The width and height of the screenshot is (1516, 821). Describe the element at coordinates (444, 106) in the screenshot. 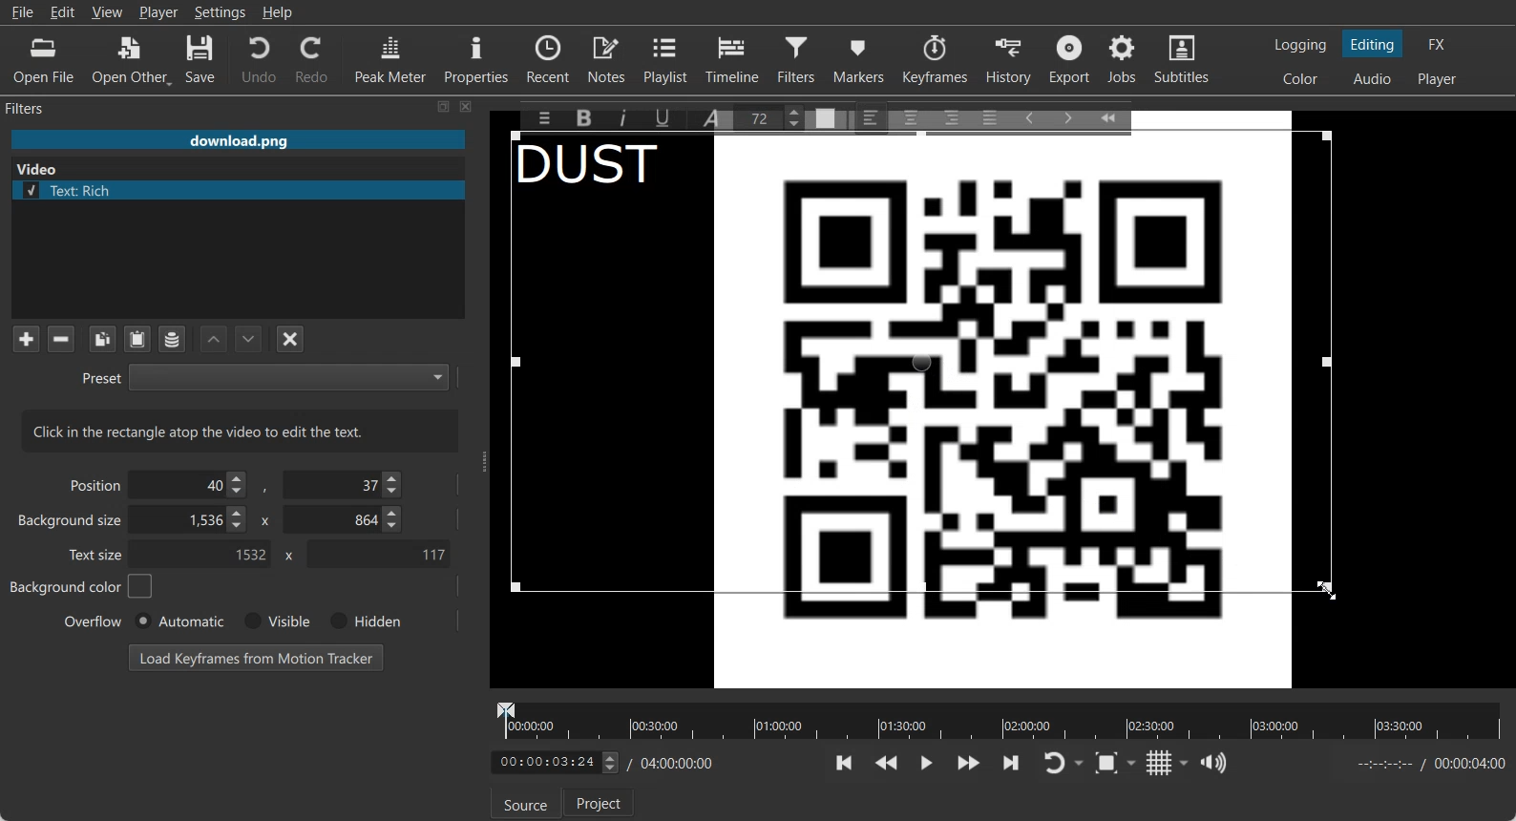

I see `Maximize` at that location.